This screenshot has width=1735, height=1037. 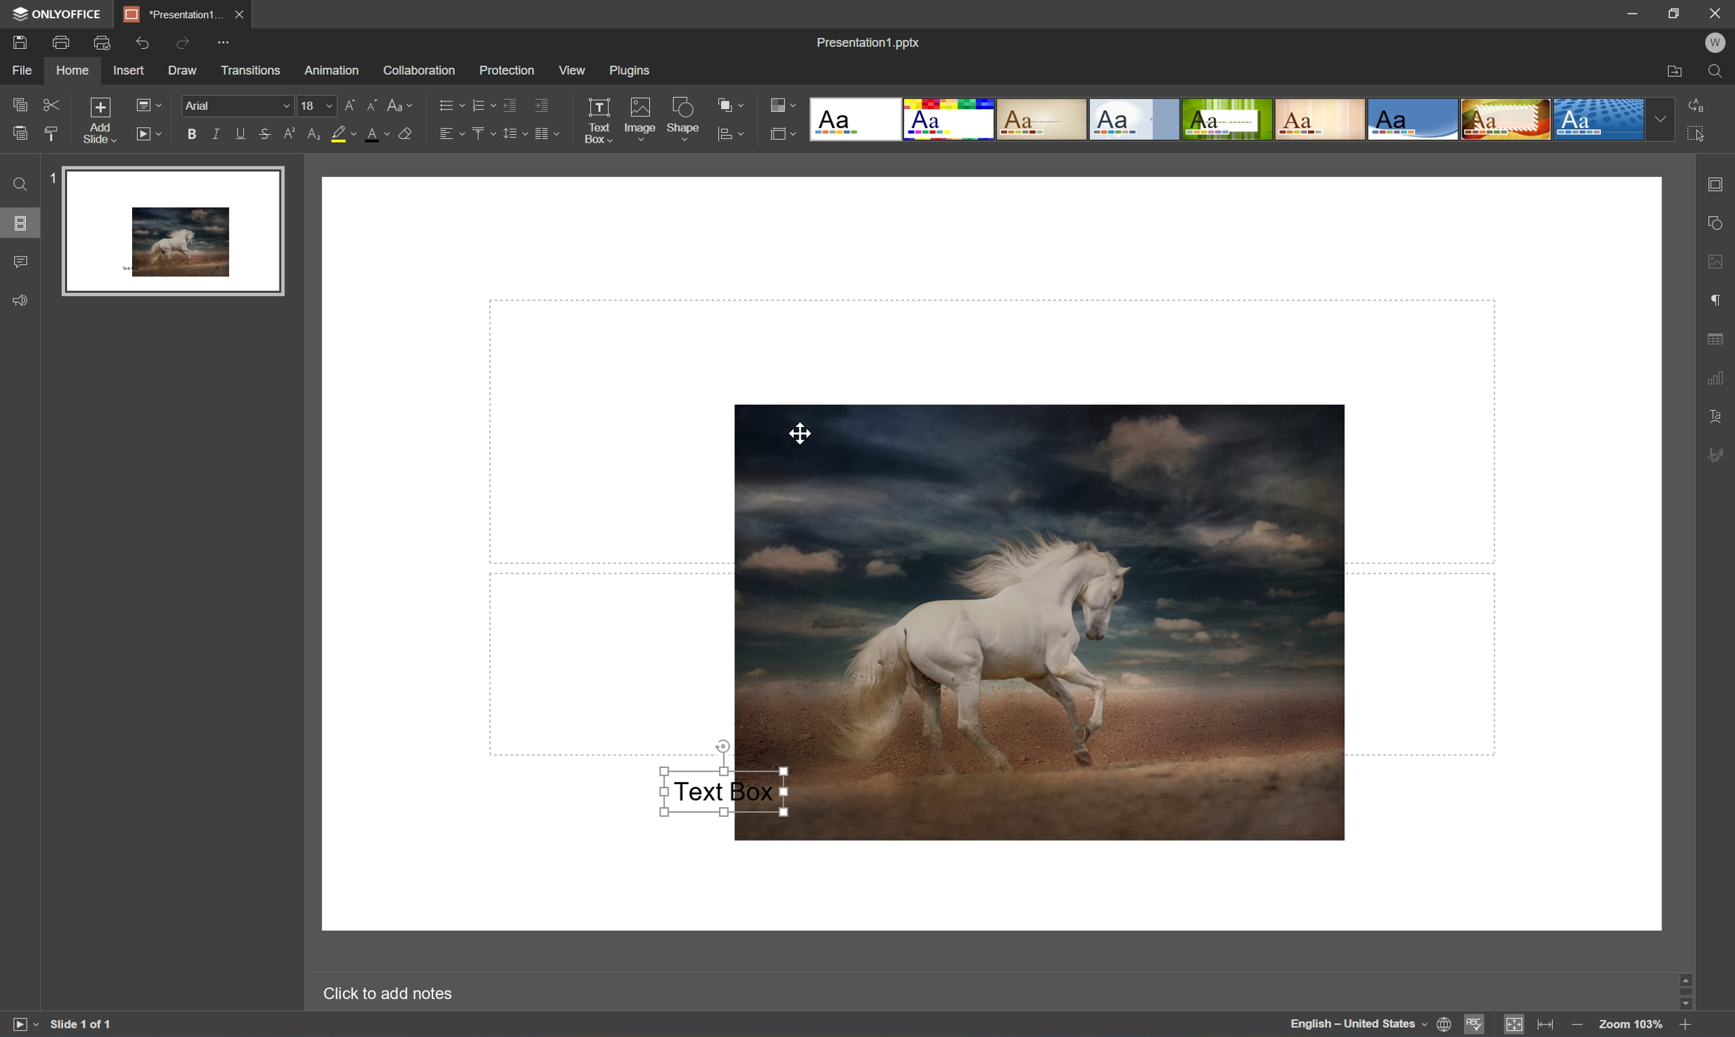 I want to click on Select slide size, so click(x=784, y=135).